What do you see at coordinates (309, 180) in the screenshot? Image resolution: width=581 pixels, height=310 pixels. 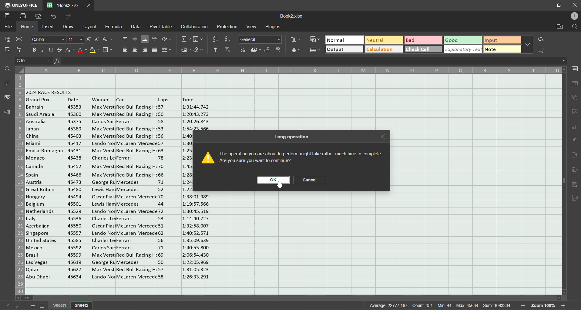 I see `cancel` at bounding box center [309, 180].